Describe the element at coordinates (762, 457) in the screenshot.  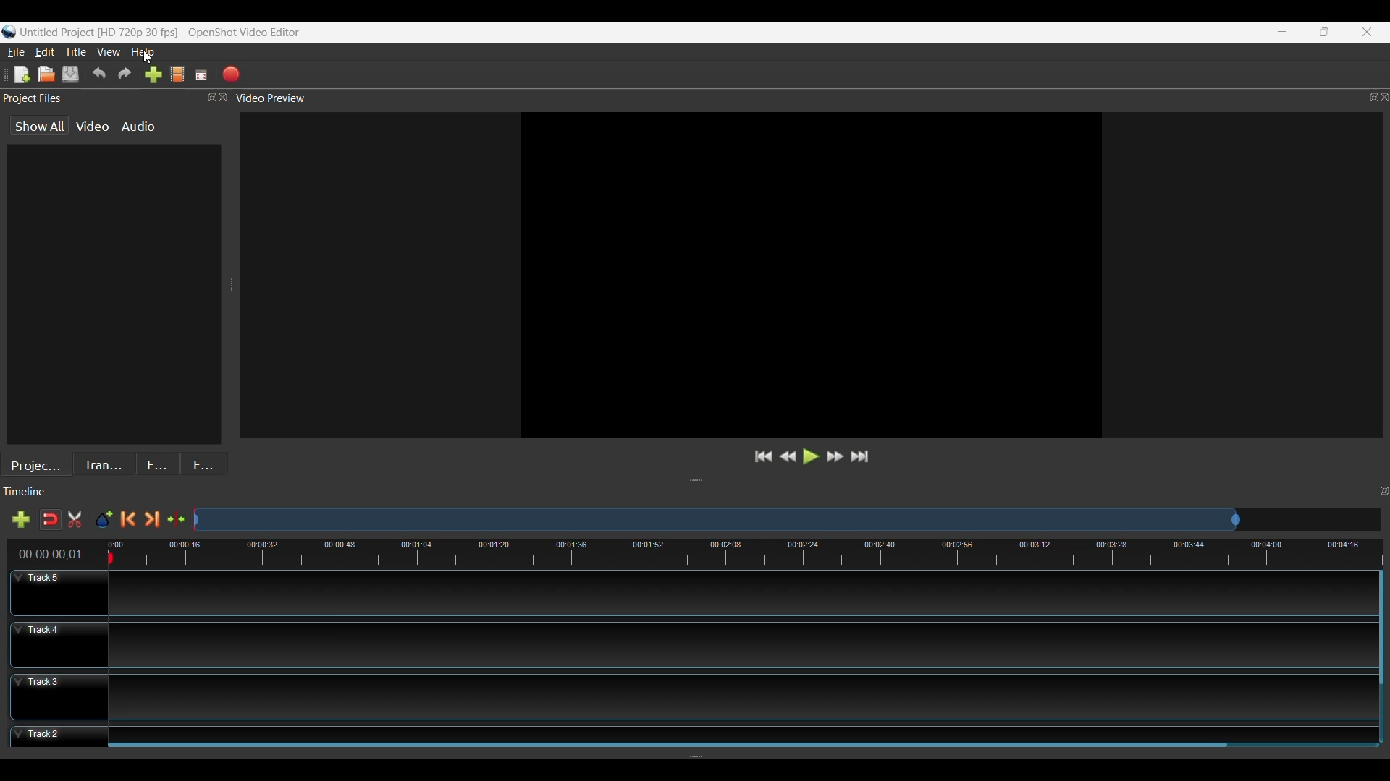
I see `Jump to Start` at that location.